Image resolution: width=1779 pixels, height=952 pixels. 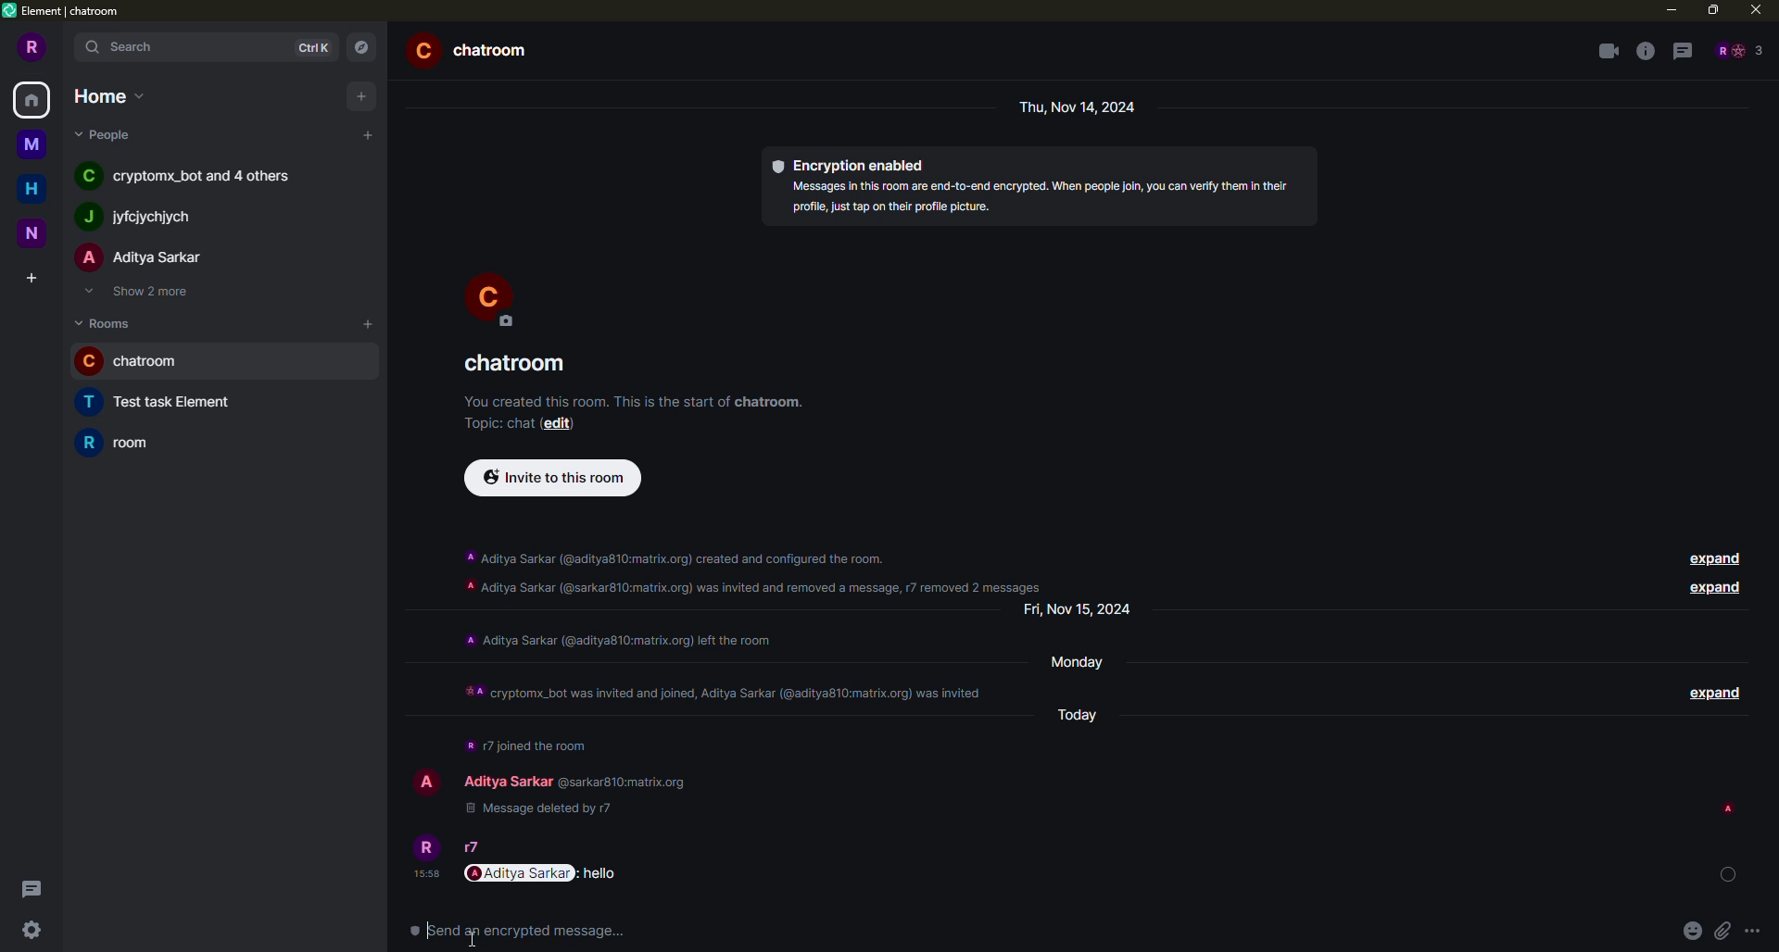 I want to click on add a topic, so click(x=498, y=427).